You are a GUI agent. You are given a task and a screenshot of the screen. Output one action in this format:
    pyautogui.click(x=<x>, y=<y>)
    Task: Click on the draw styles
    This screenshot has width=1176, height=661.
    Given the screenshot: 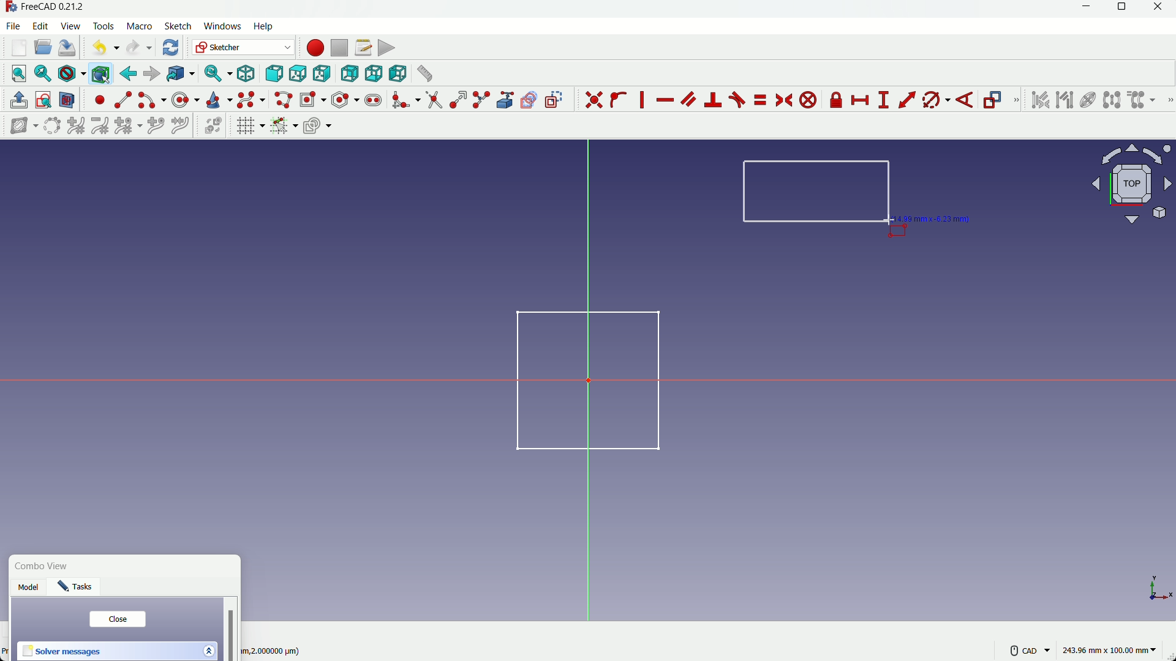 What is the action you would take?
    pyautogui.click(x=71, y=73)
    